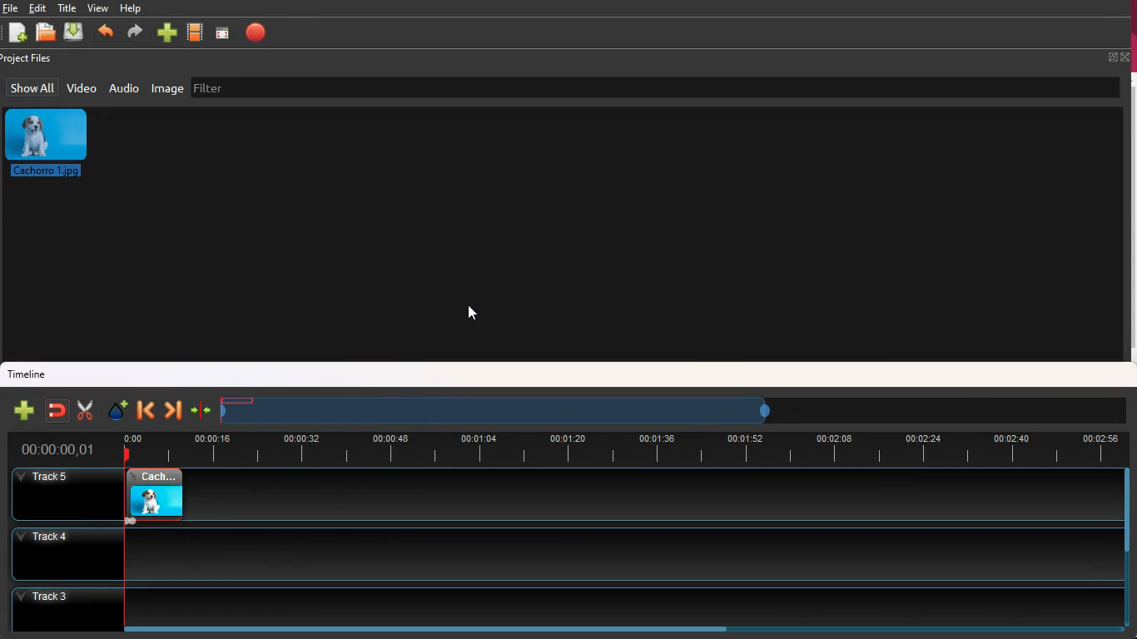  Describe the element at coordinates (10, 7) in the screenshot. I see `file` at that location.